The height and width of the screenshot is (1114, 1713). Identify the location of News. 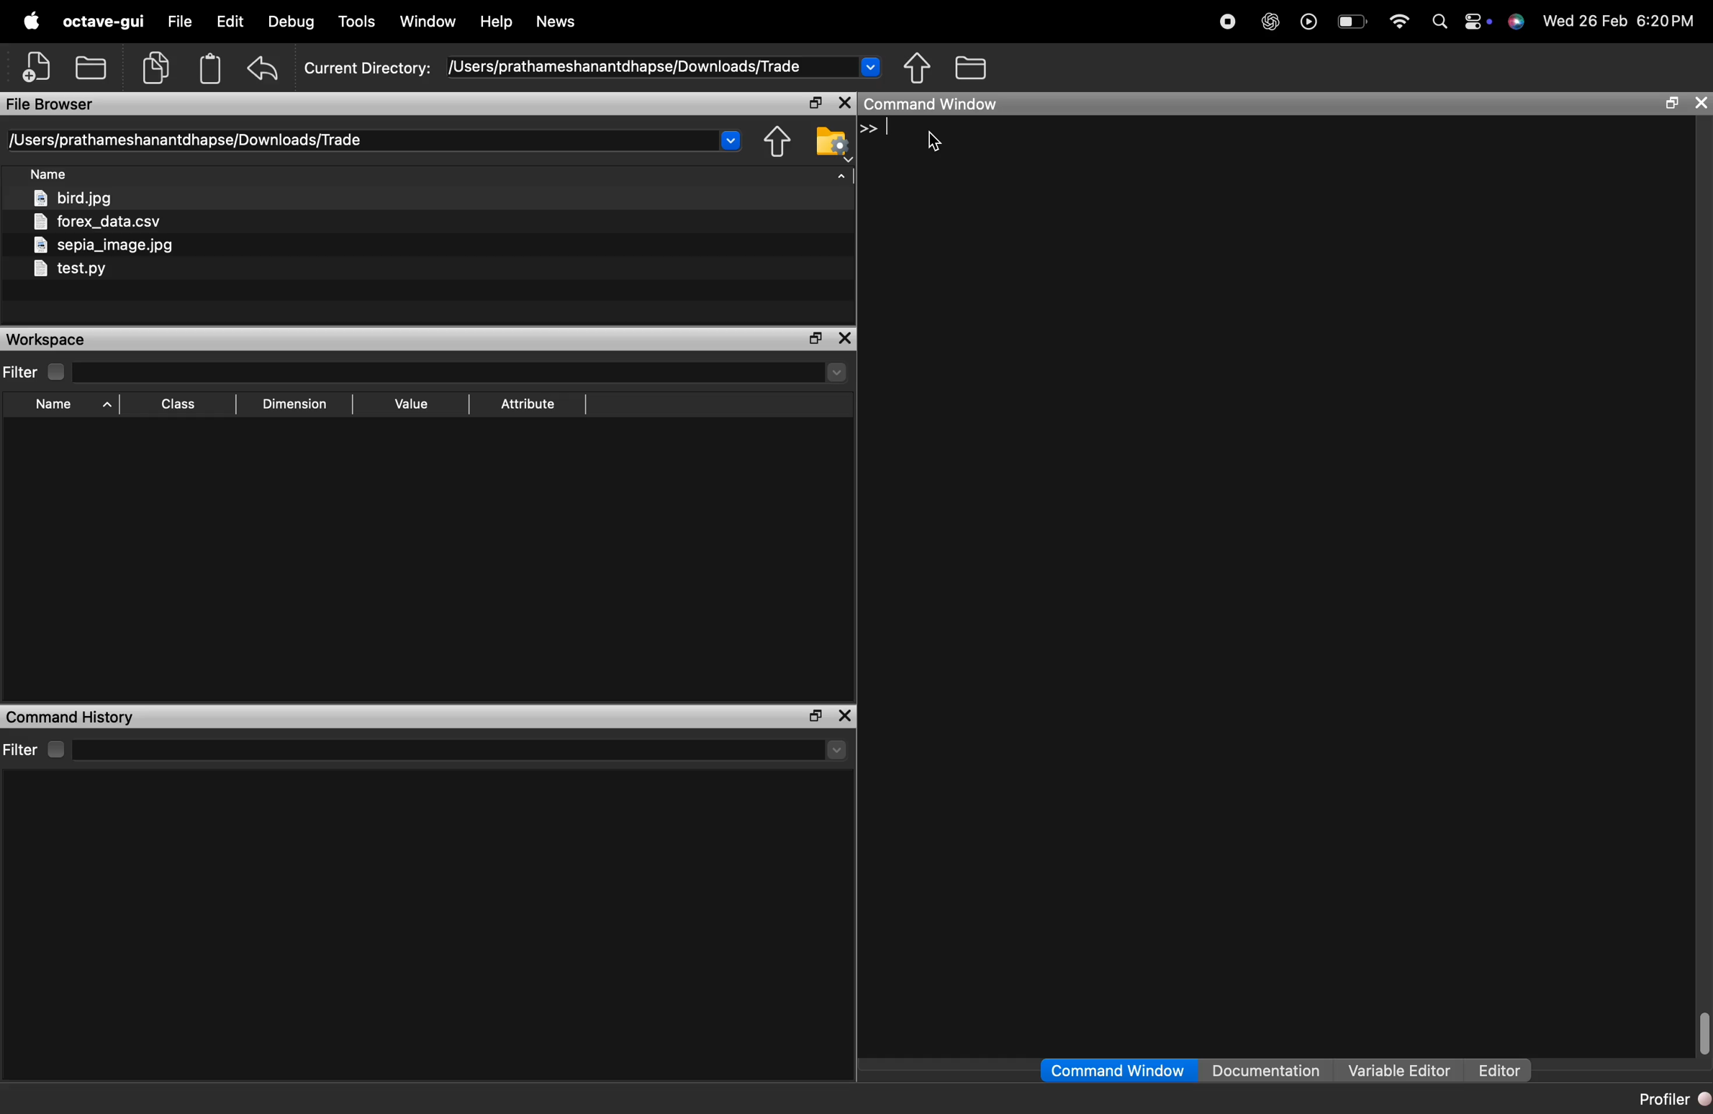
(557, 22).